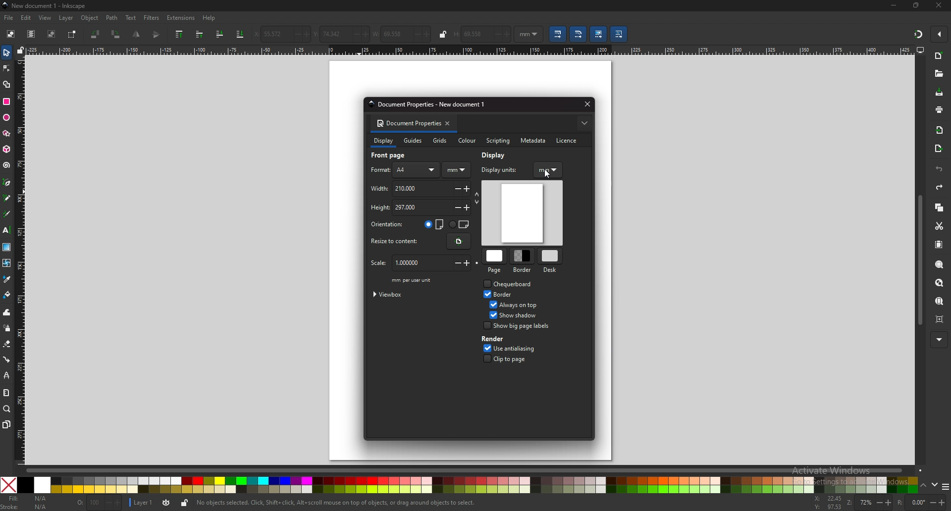 The width and height of the screenshot is (951, 511). I want to click on colour, so click(466, 141).